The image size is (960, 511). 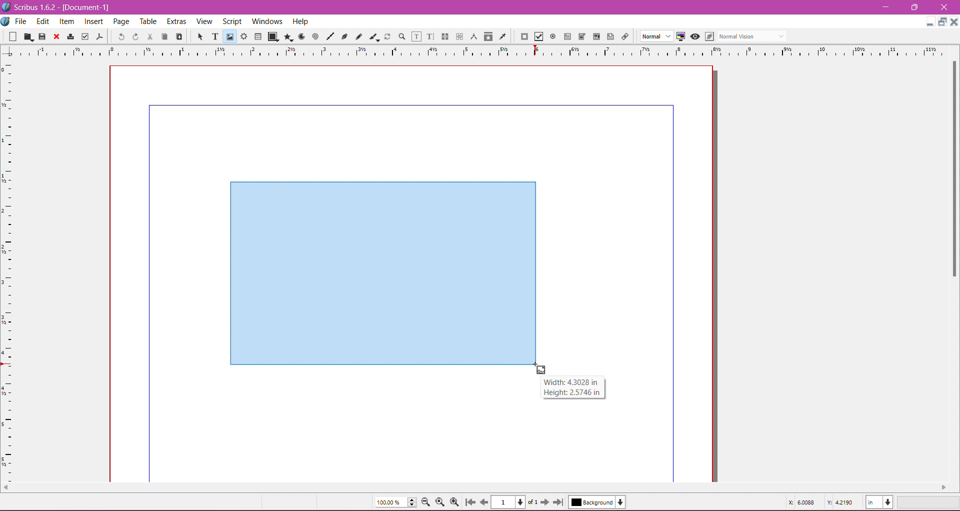 What do you see at coordinates (244, 36) in the screenshot?
I see `Render Frame` at bounding box center [244, 36].